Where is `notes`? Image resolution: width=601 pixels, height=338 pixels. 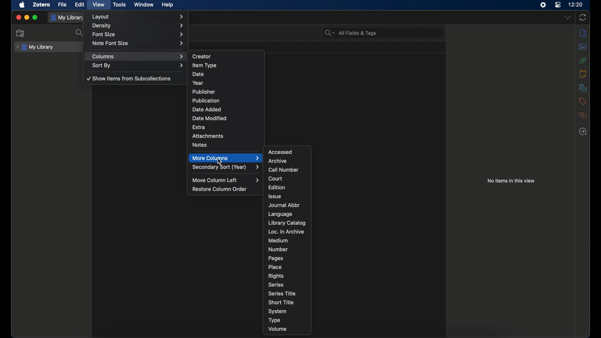 notes is located at coordinates (583, 74).